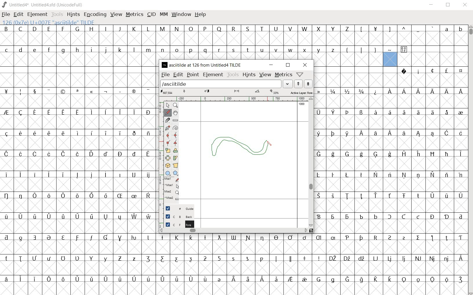 The width and height of the screenshot is (473, 295). I want to click on hints, so click(248, 75).